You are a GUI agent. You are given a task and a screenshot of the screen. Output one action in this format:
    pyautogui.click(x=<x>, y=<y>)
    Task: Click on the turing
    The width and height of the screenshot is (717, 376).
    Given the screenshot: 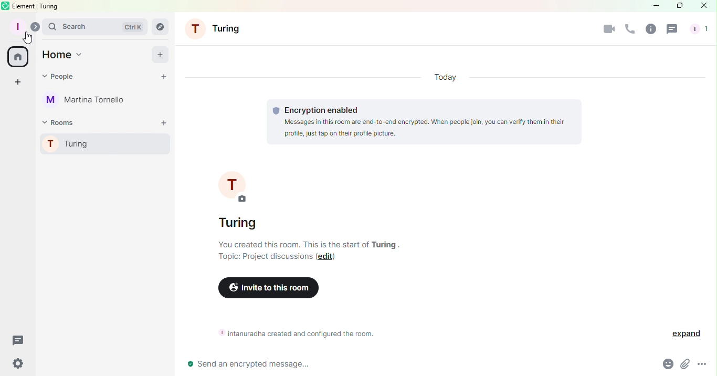 What is the action you would take?
    pyautogui.click(x=384, y=244)
    